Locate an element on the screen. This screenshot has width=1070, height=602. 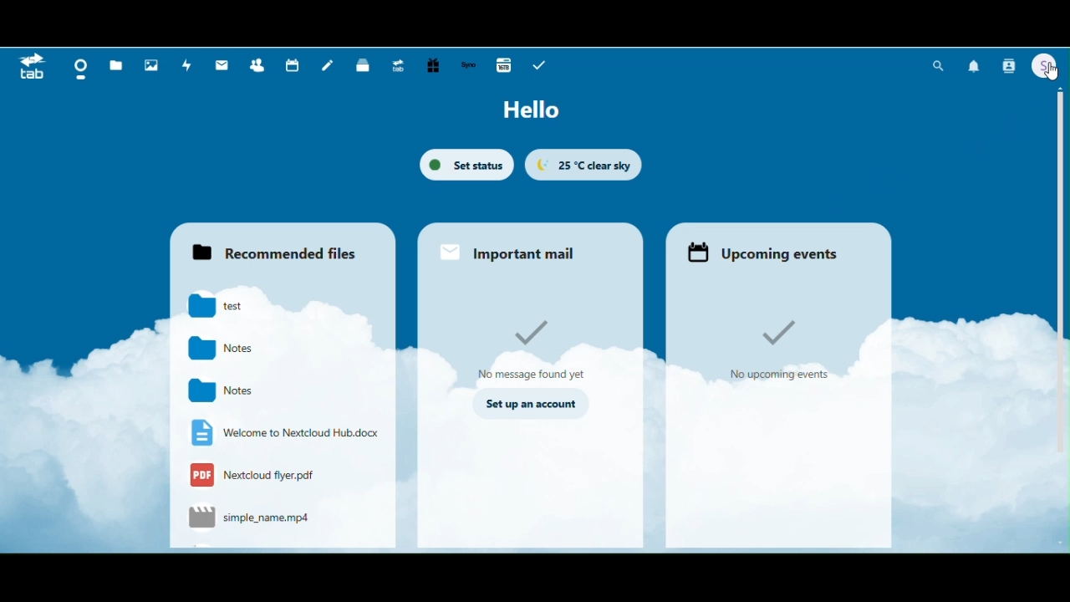
Upgrade is located at coordinates (401, 66).